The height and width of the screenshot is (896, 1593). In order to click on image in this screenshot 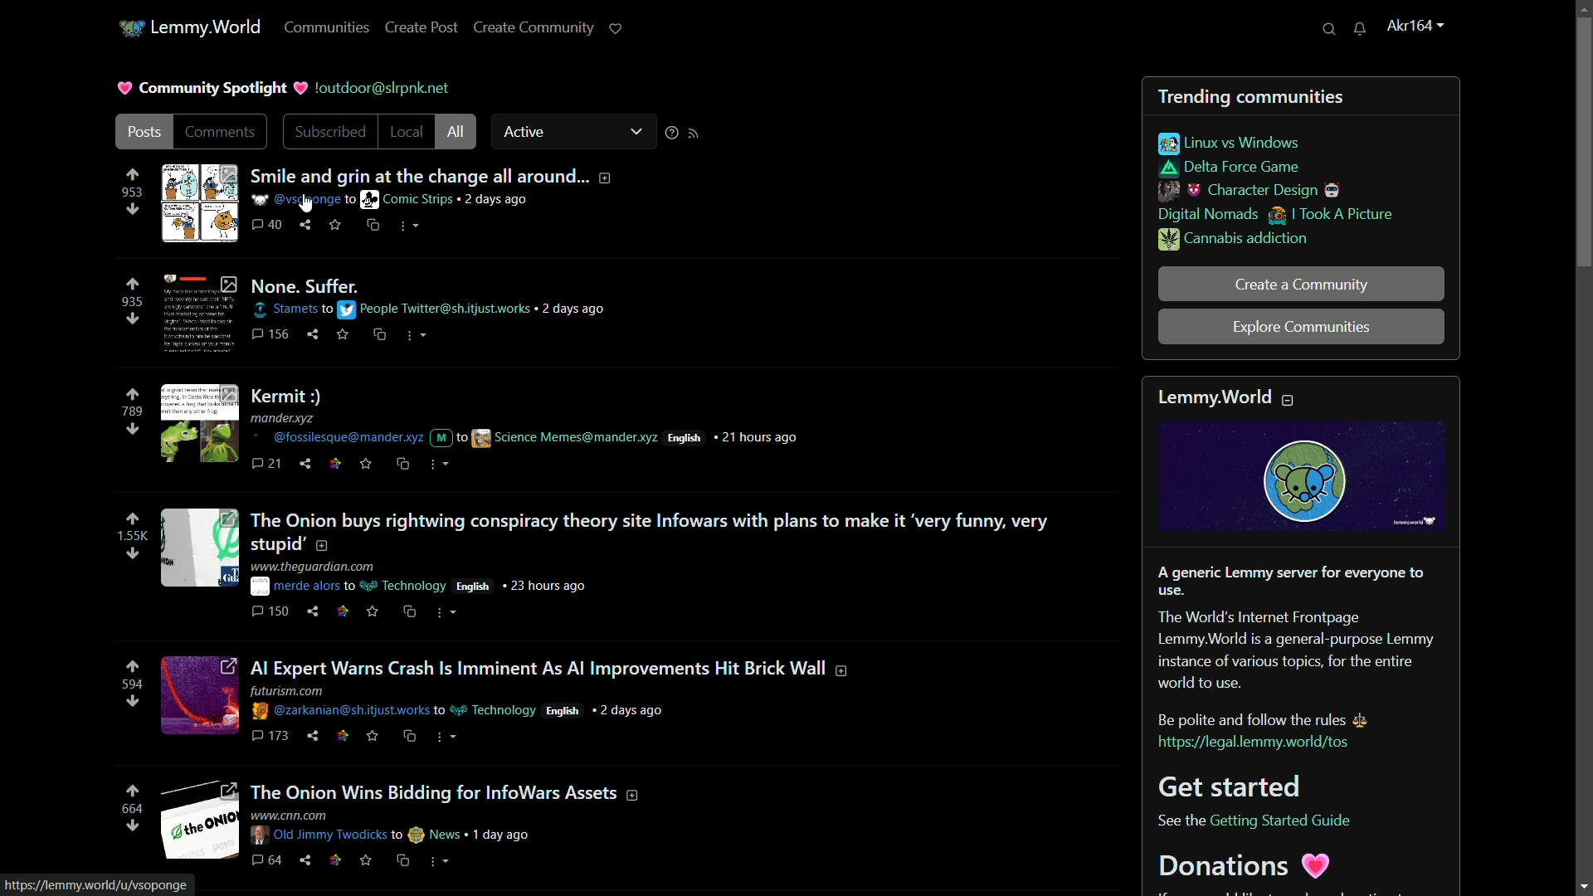, I will do `click(197, 422)`.